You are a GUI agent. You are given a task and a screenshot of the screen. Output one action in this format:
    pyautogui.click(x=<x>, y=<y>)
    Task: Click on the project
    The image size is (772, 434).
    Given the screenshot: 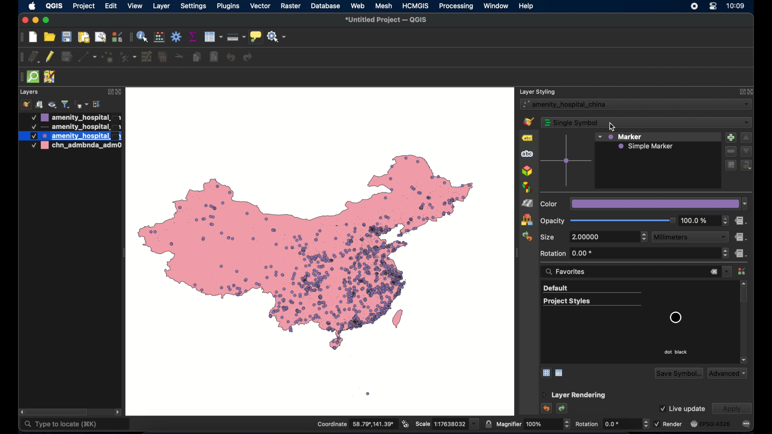 What is the action you would take?
    pyautogui.click(x=83, y=7)
    